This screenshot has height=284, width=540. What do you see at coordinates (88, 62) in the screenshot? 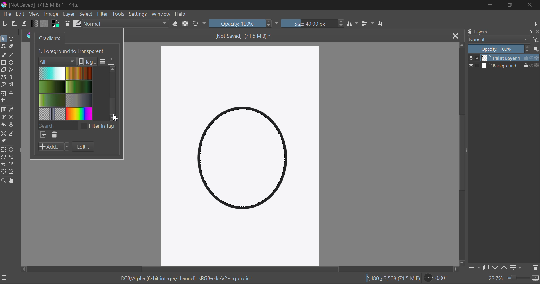
I see `tags` at bounding box center [88, 62].